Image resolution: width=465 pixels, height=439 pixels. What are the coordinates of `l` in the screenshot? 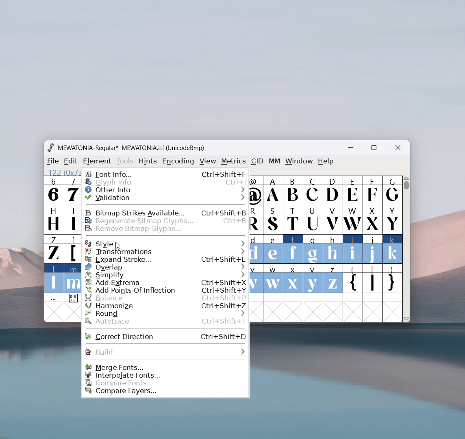 It's located at (54, 278).